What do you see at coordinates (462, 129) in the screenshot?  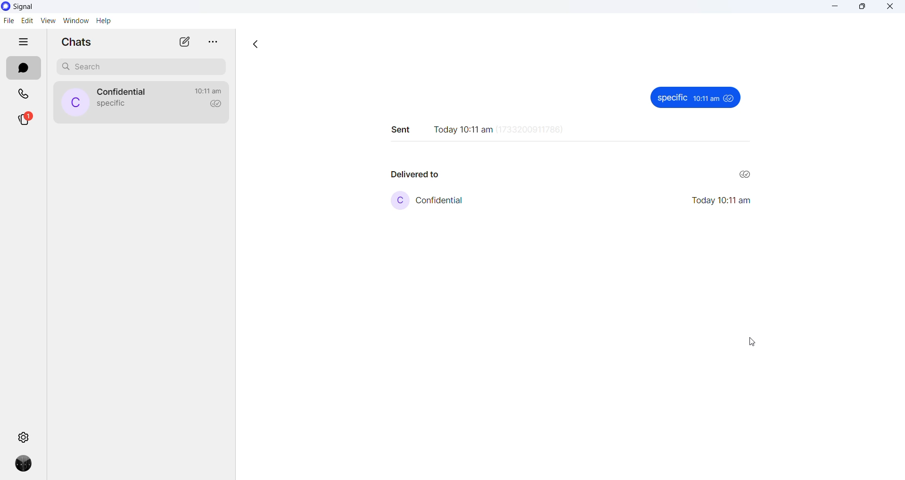 I see `time stamp` at bounding box center [462, 129].